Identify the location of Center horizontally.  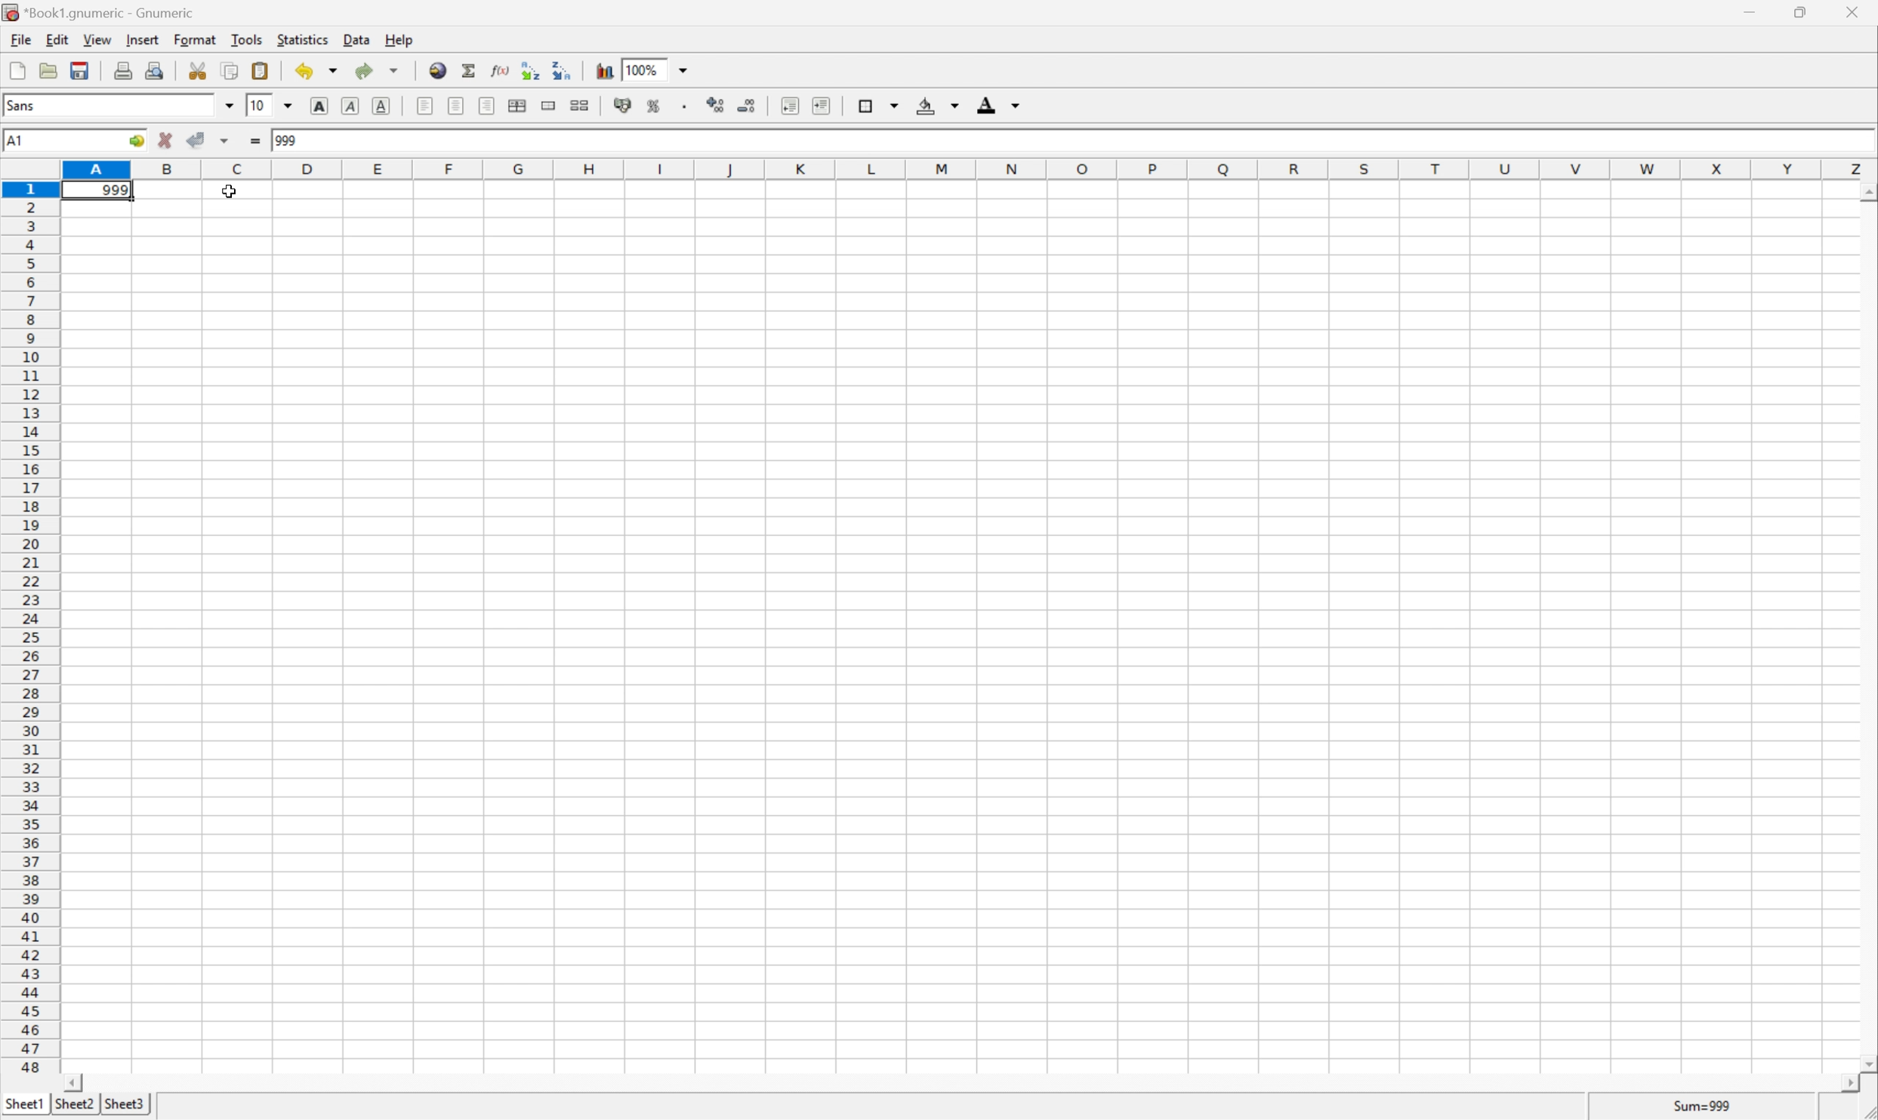
(455, 106).